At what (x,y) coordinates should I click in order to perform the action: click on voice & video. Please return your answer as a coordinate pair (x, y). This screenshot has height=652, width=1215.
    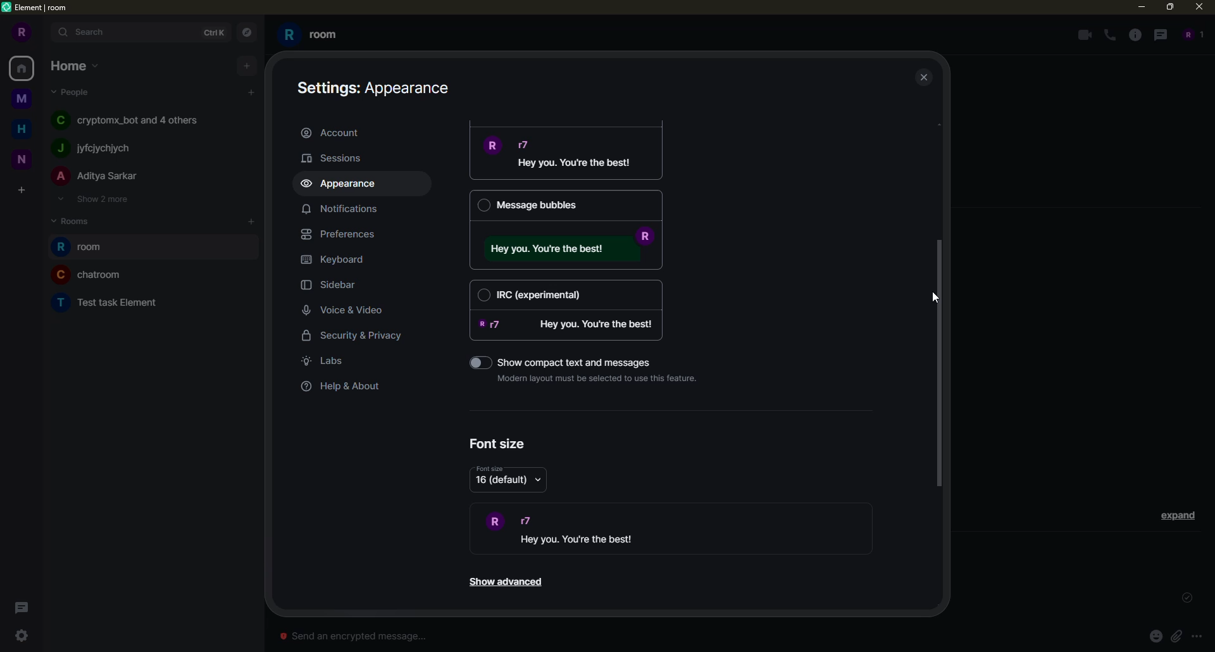
    Looking at the image, I should click on (347, 311).